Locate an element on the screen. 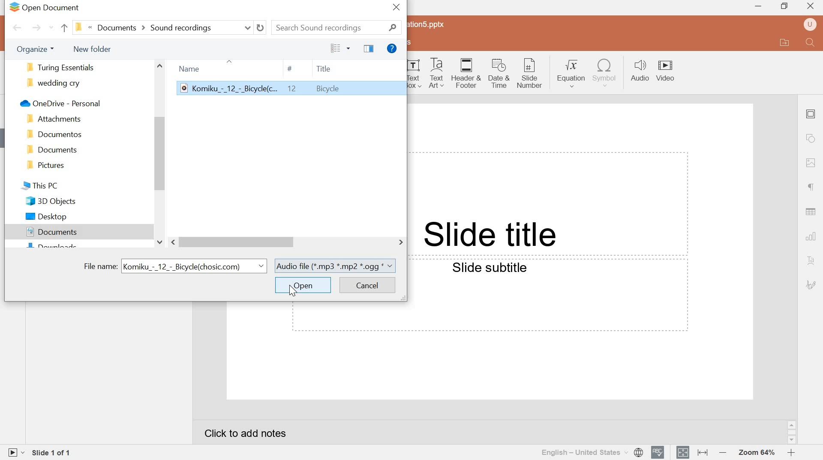 The image size is (823, 460). turing essentials folder is located at coordinates (63, 68).